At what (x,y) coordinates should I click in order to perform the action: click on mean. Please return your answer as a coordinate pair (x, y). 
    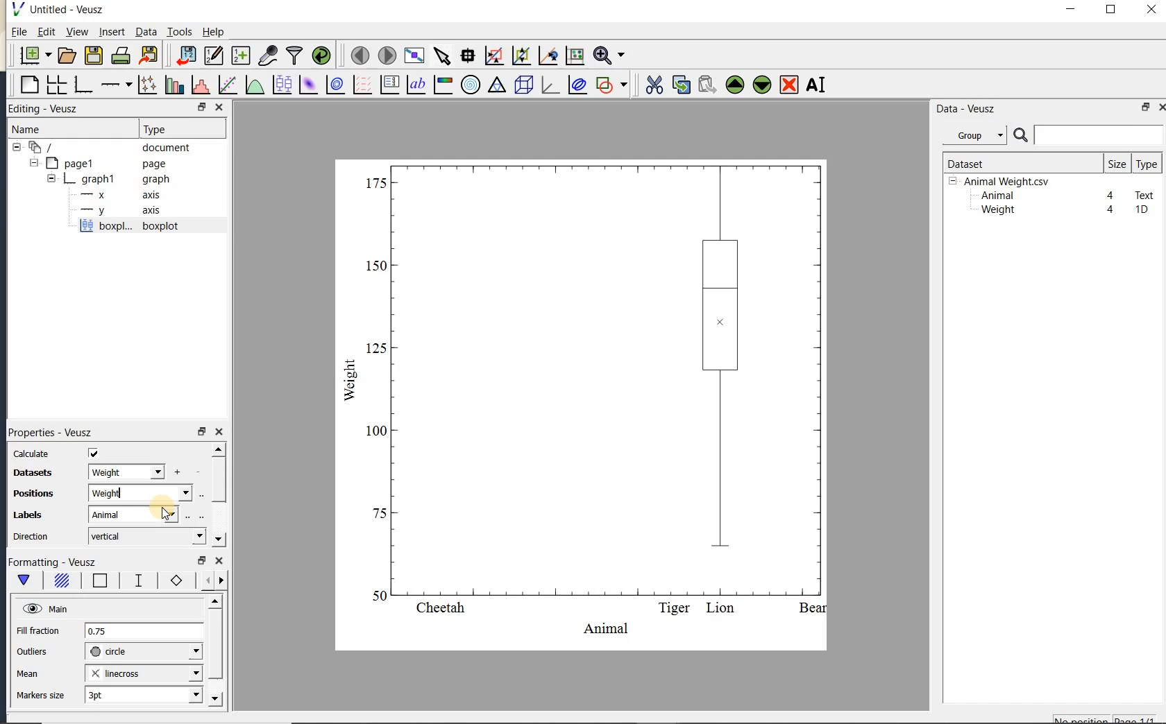
    Looking at the image, I should click on (28, 672).